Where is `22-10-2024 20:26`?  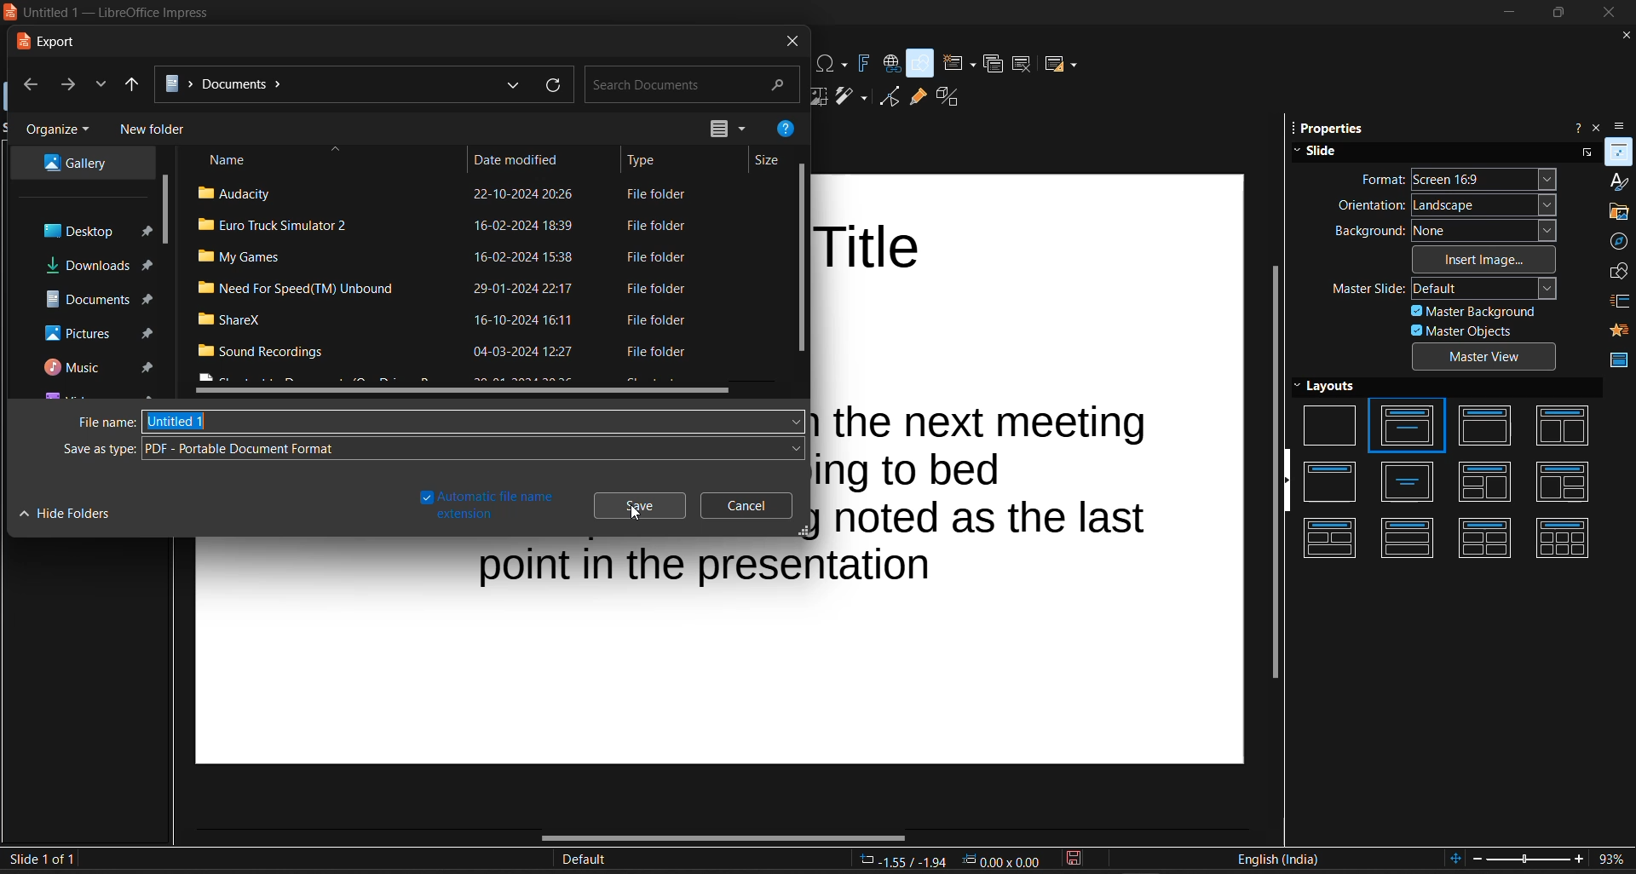
22-10-2024 20:26 is located at coordinates (521, 194).